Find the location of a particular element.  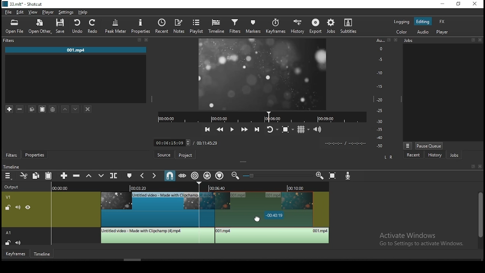

pause queue is located at coordinates (429, 146).